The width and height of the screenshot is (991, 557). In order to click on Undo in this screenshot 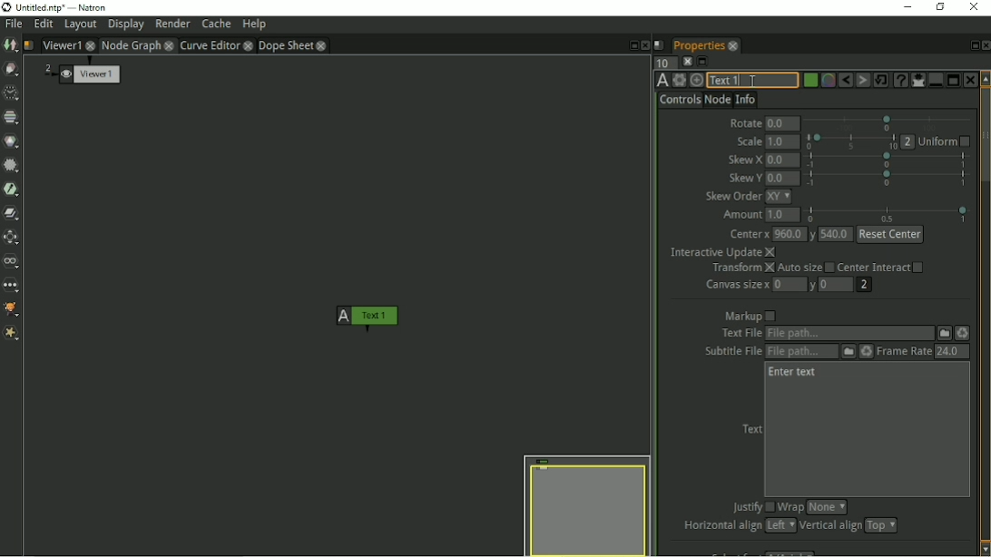, I will do `click(845, 80)`.